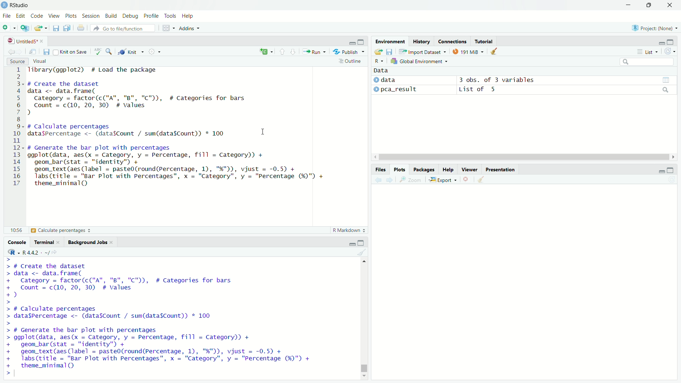 Image resolution: width=681 pixels, height=383 pixels. What do you see at coordinates (661, 41) in the screenshot?
I see `minimize` at bounding box center [661, 41].